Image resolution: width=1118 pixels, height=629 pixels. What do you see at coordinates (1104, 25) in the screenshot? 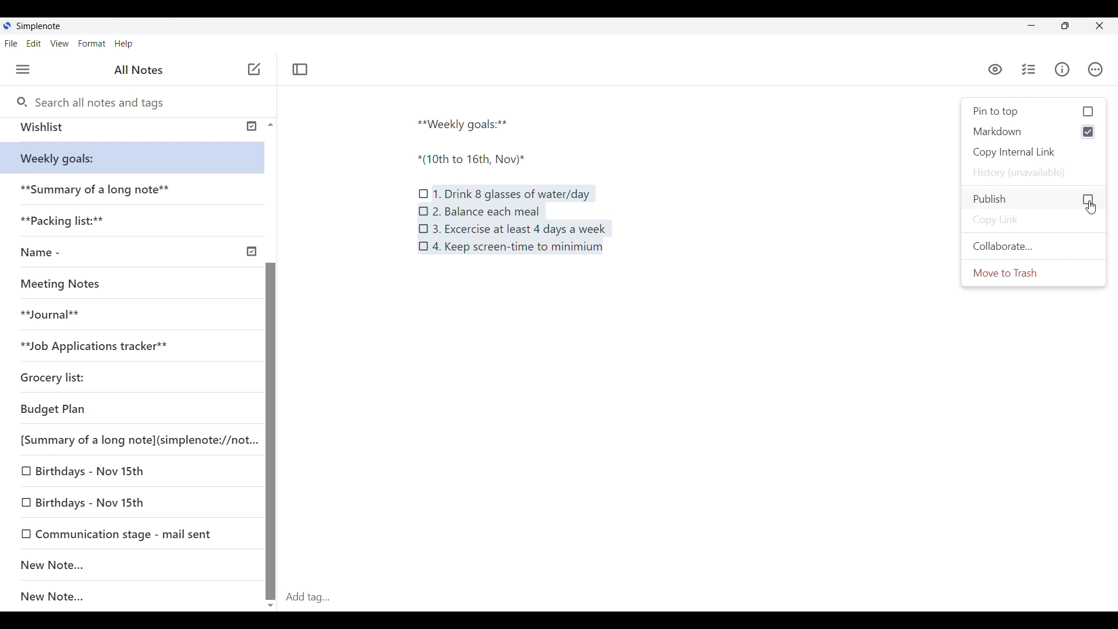
I see `Close` at bounding box center [1104, 25].